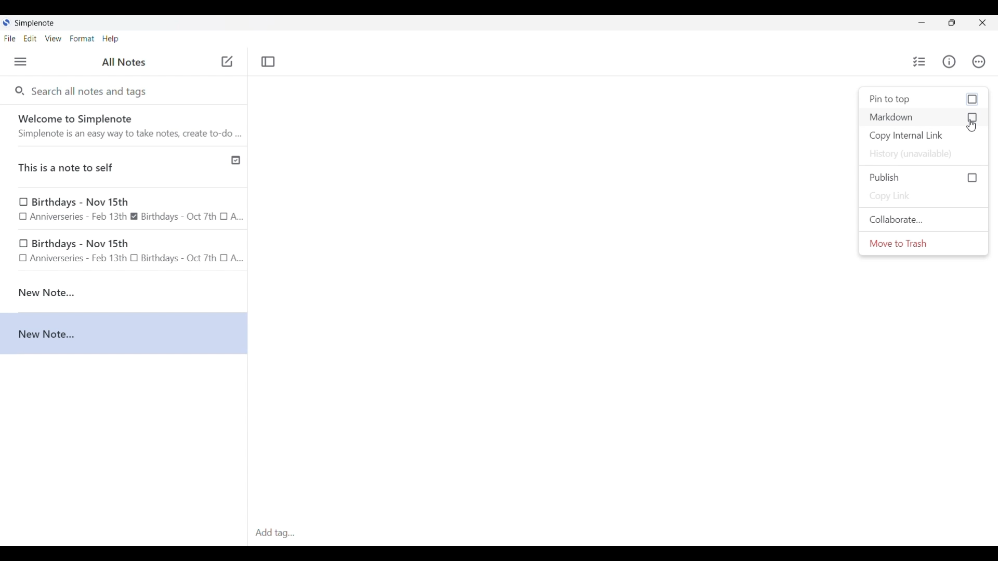 The height and width of the screenshot is (561, 998). What do you see at coordinates (125, 167) in the screenshot?
I see `Published note indicated by check icon` at bounding box center [125, 167].